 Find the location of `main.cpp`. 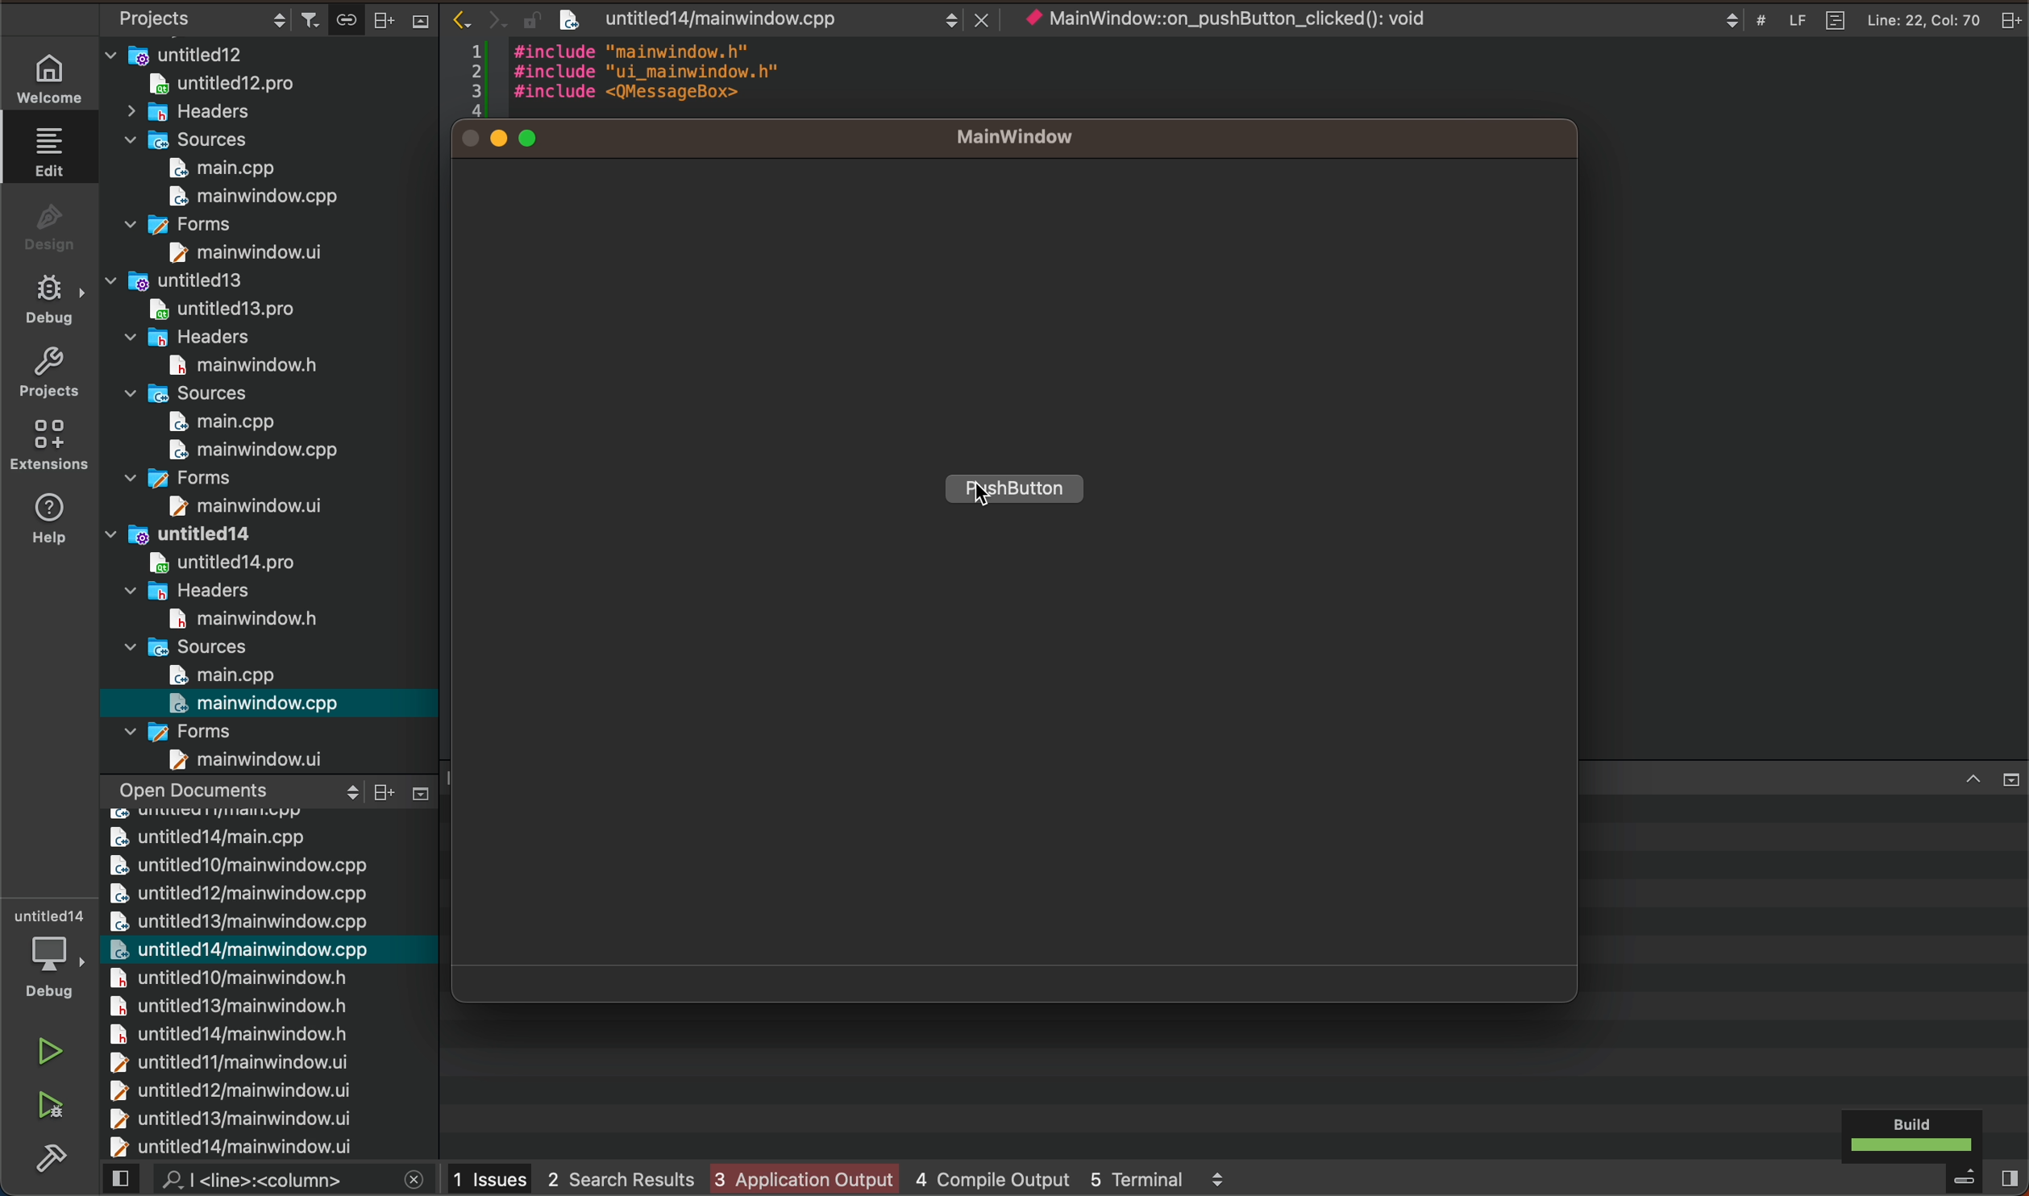

main.cpp is located at coordinates (227, 675).